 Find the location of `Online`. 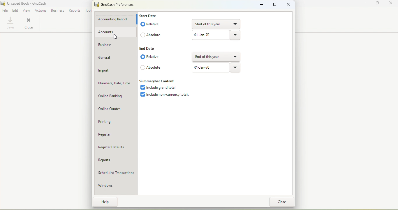

Online is located at coordinates (115, 96).